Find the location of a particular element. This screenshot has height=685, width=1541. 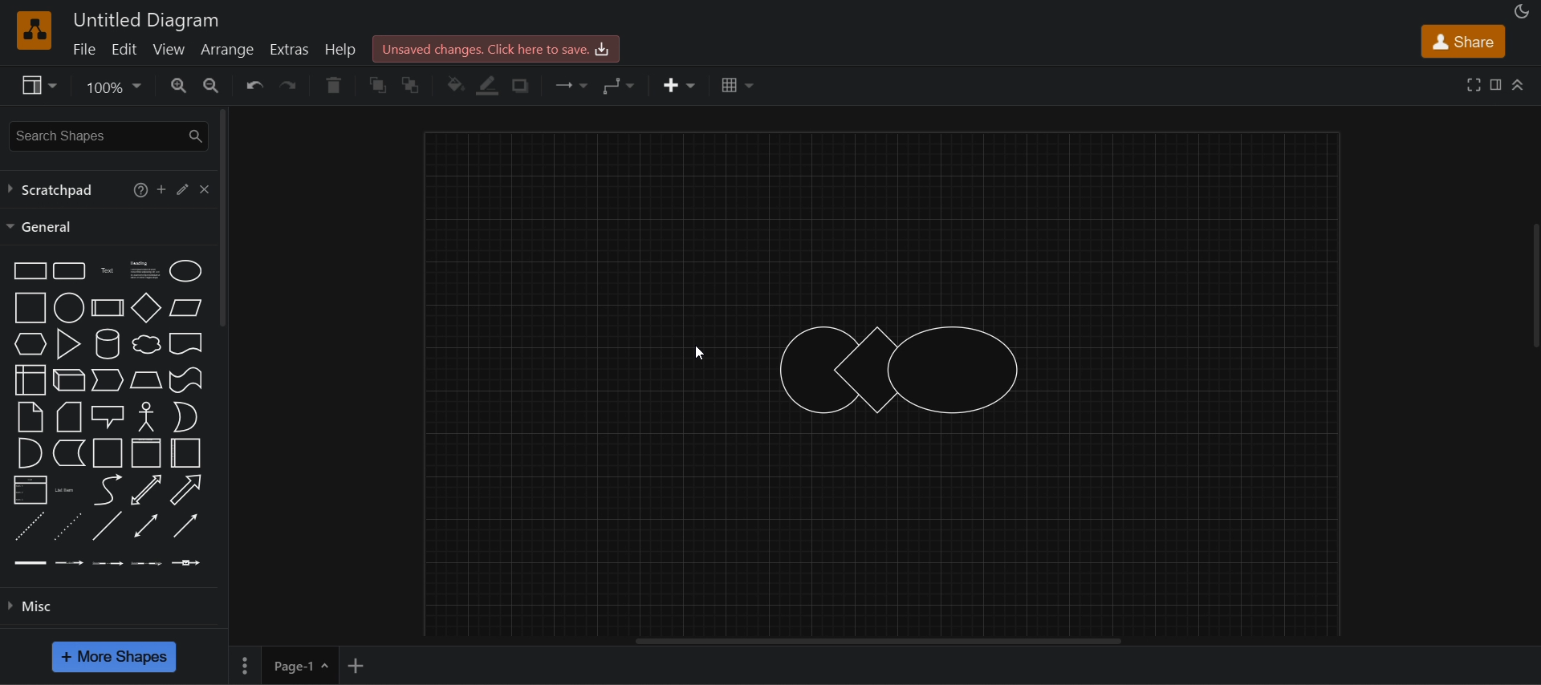

connector with label is located at coordinates (70, 561).